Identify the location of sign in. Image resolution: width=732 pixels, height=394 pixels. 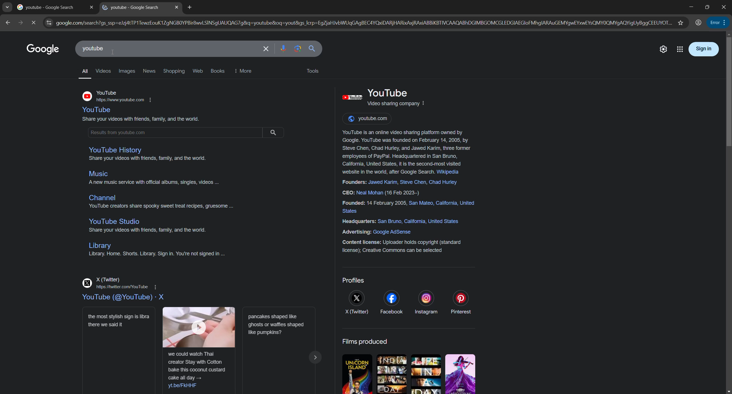
(704, 50).